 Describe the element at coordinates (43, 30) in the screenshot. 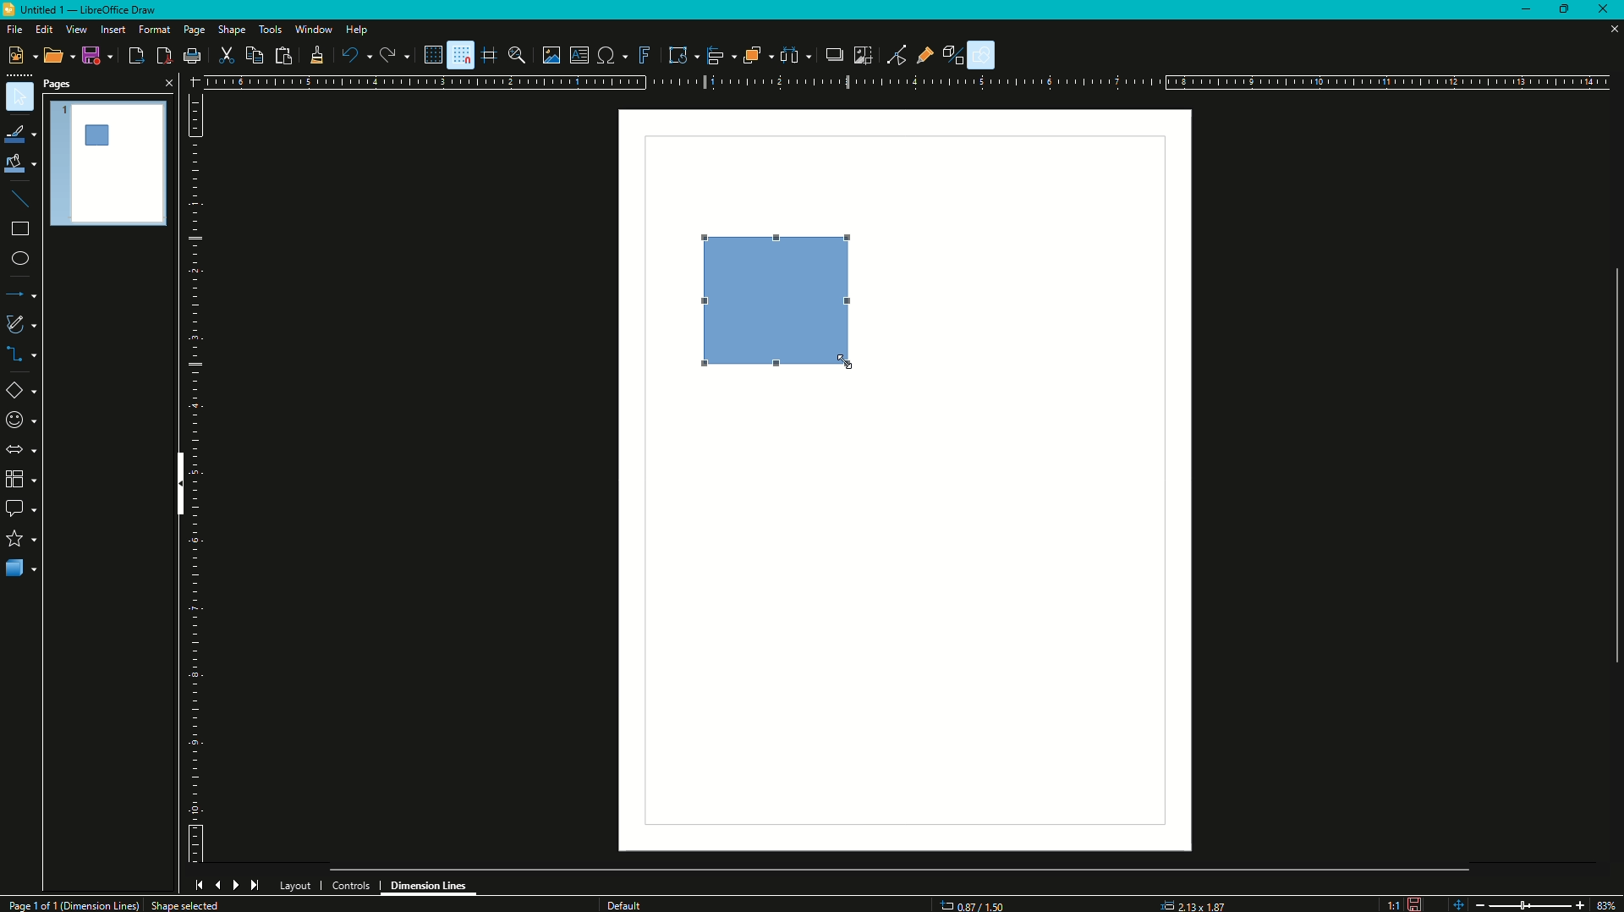

I see `Edit` at that location.